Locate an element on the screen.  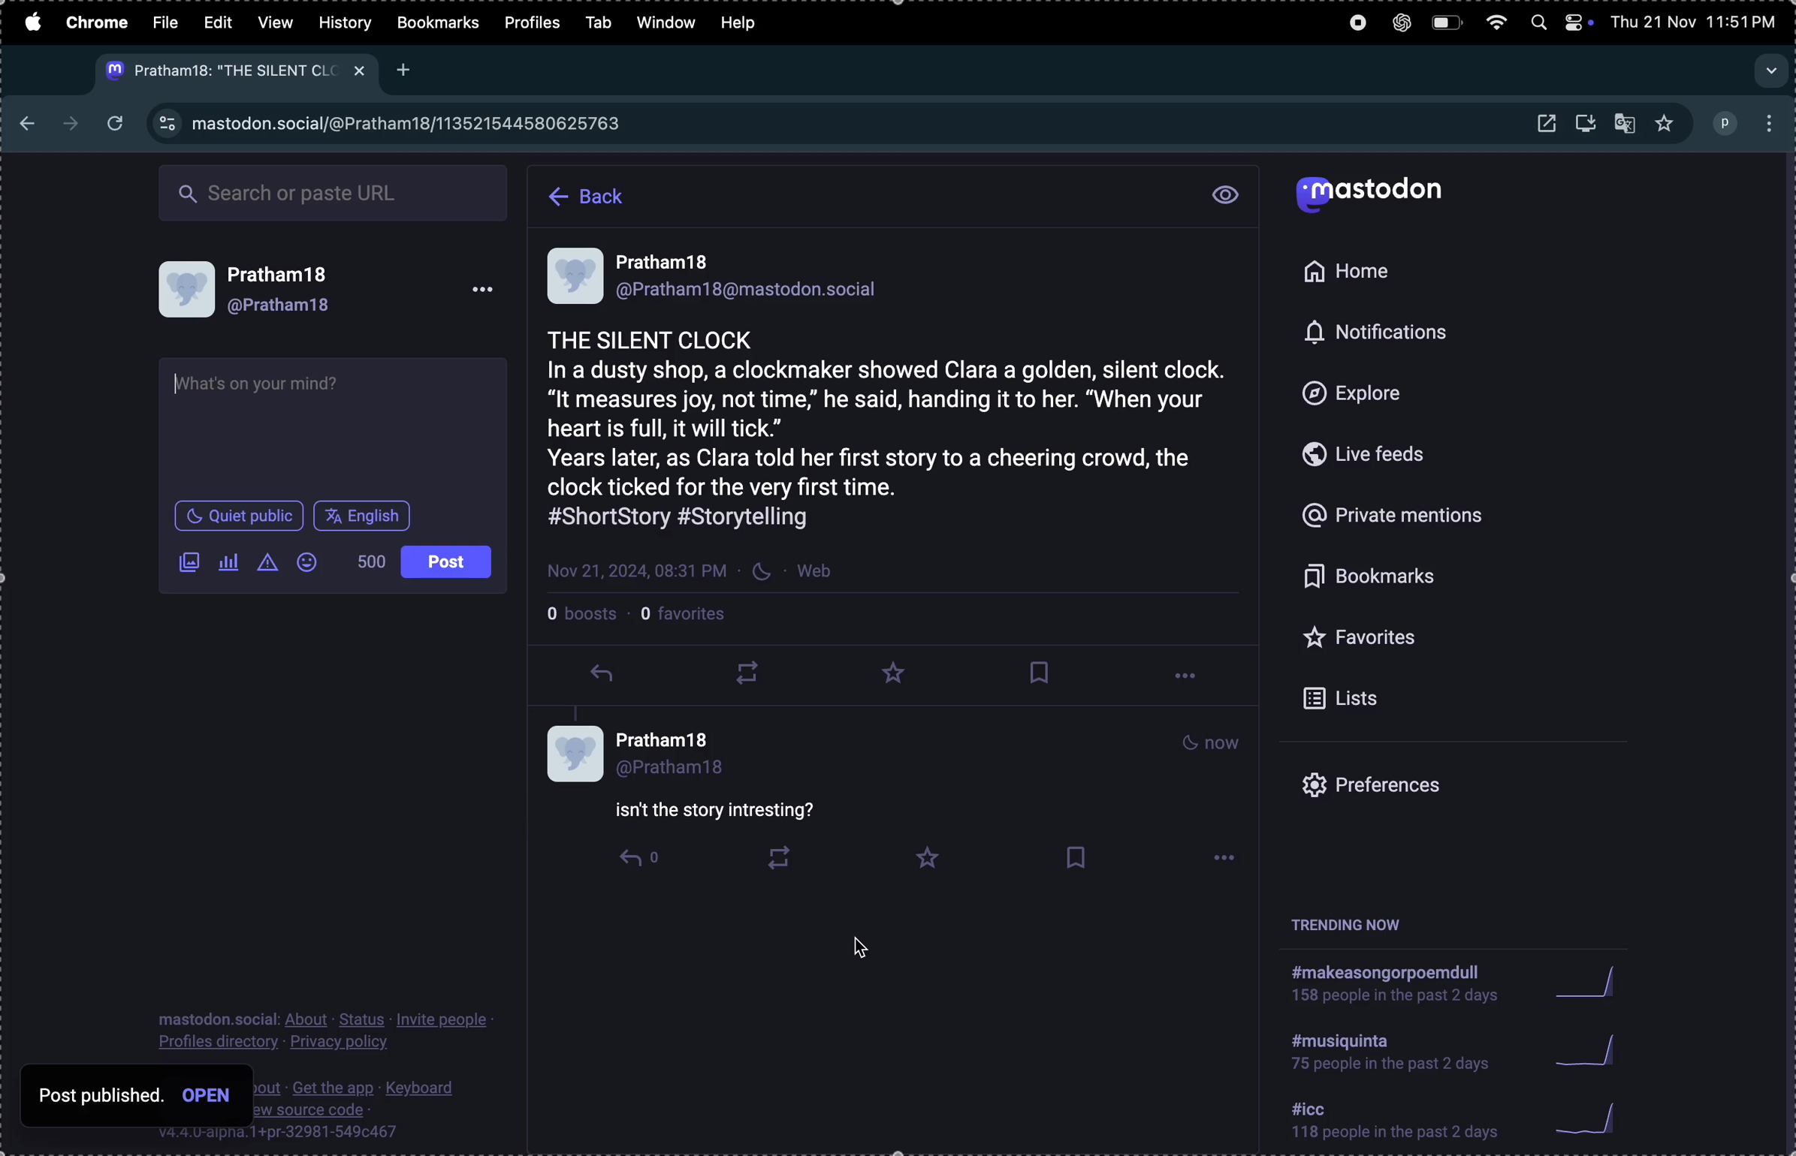
live feed is located at coordinates (1384, 453).